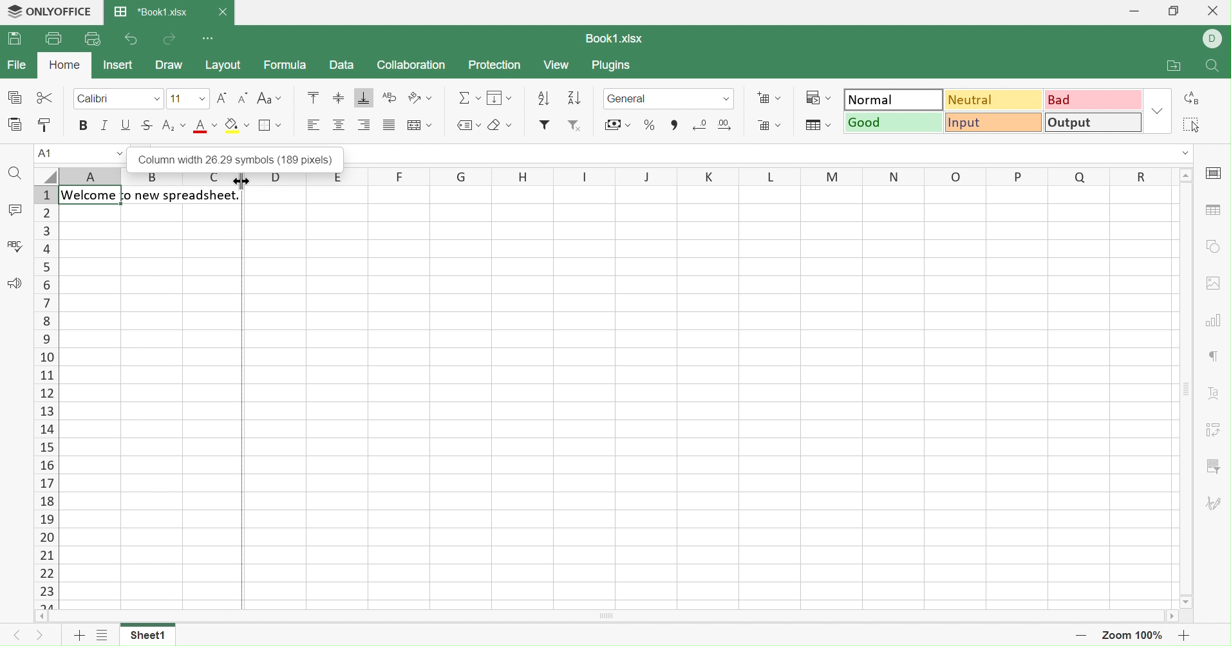  What do you see at coordinates (46, 398) in the screenshot?
I see `Row Numbers` at bounding box center [46, 398].